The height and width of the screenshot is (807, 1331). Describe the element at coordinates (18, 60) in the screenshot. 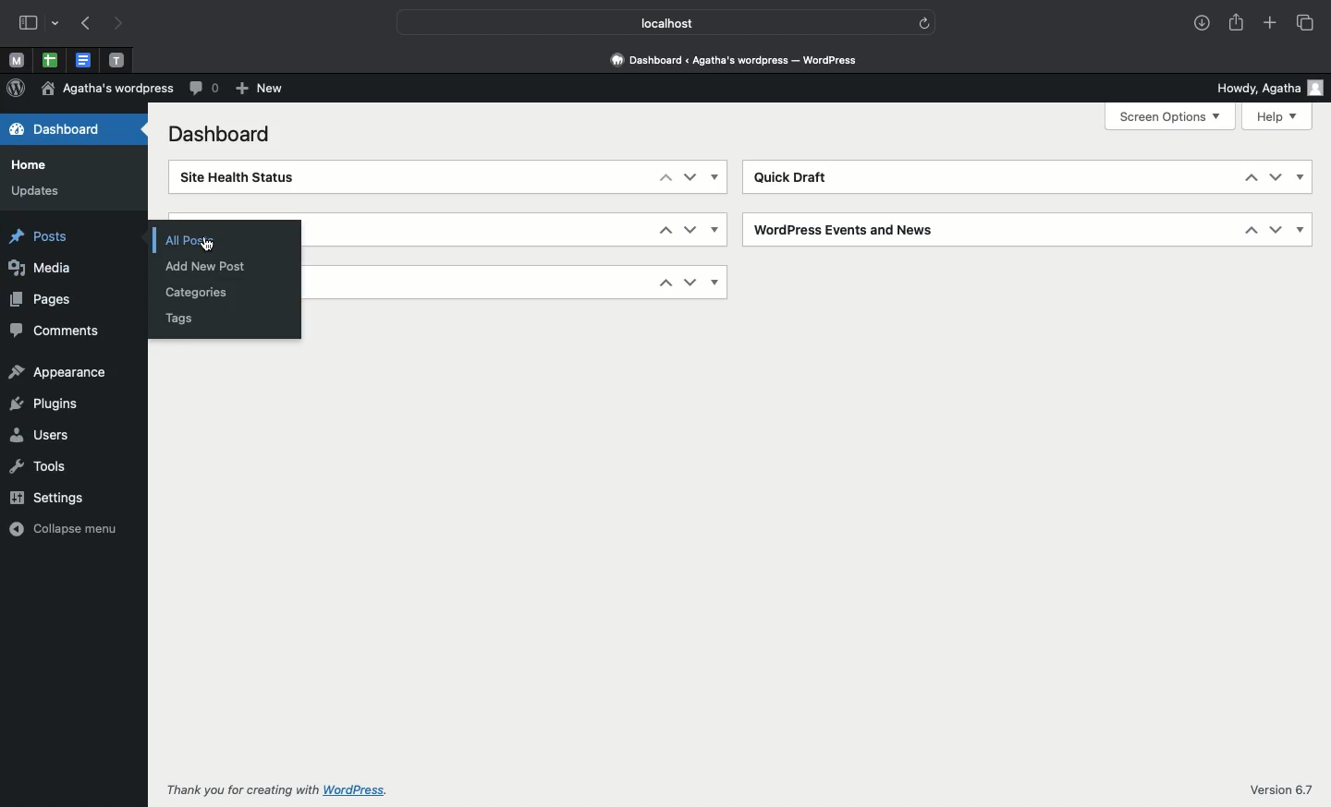

I see `Pinned tabs` at that location.